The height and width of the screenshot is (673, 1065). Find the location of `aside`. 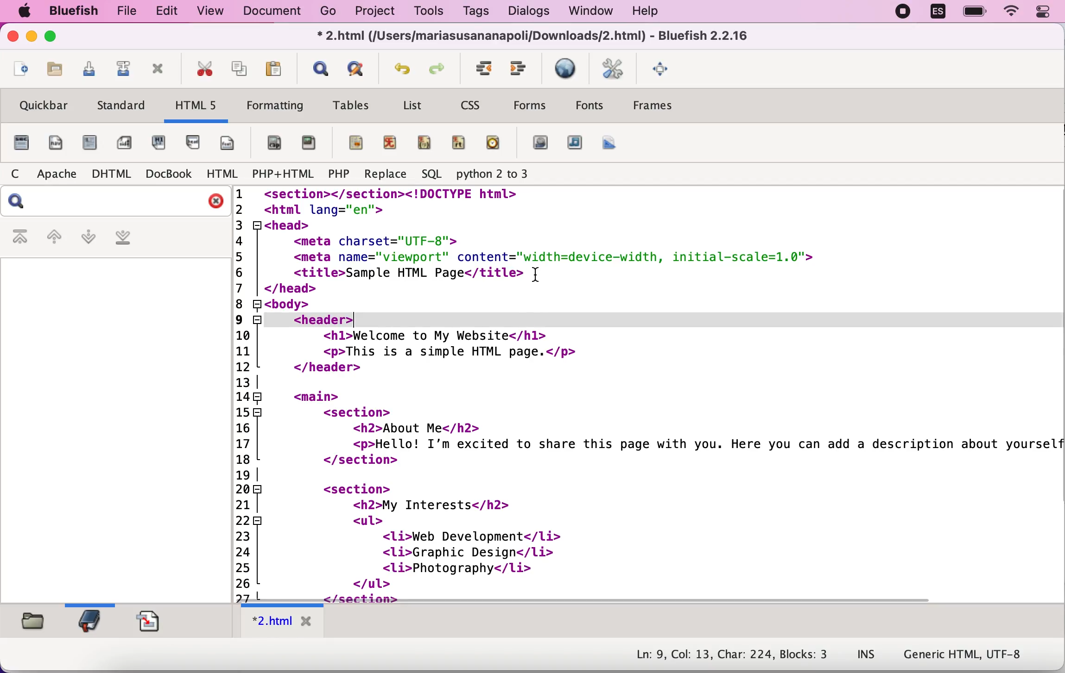

aside is located at coordinates (125, 140).